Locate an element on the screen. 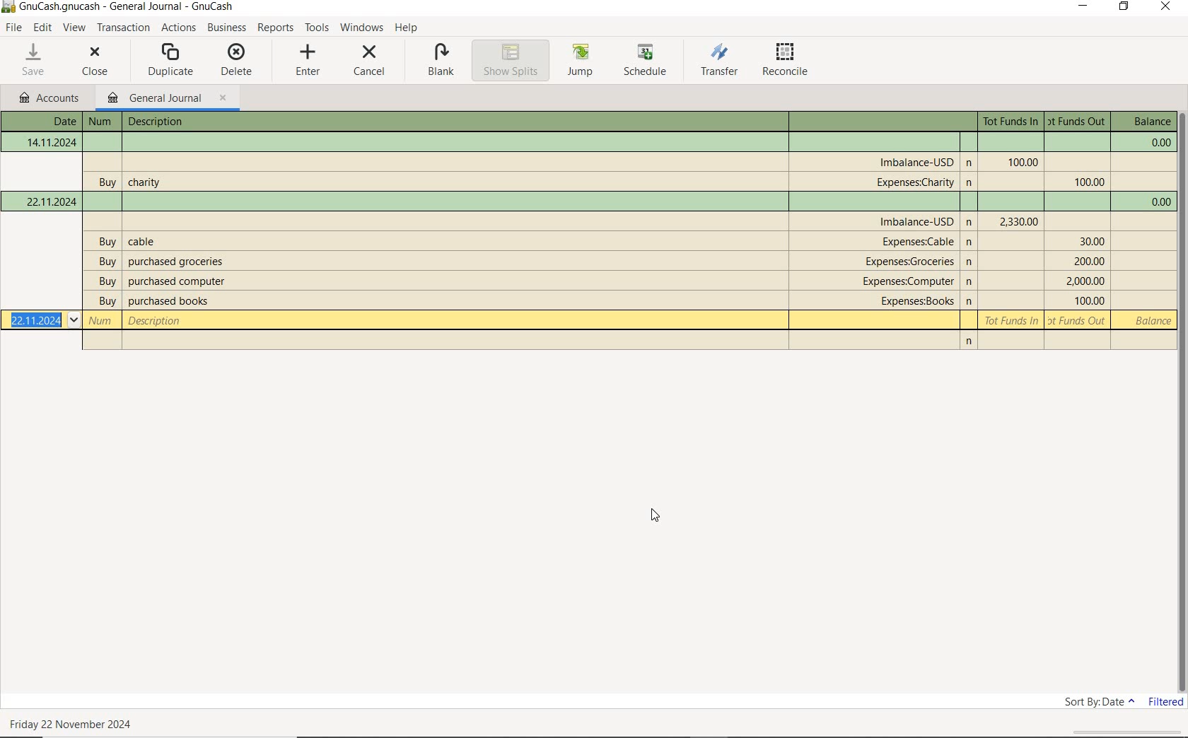  BUSINESS is located at coordinates (227, 28).